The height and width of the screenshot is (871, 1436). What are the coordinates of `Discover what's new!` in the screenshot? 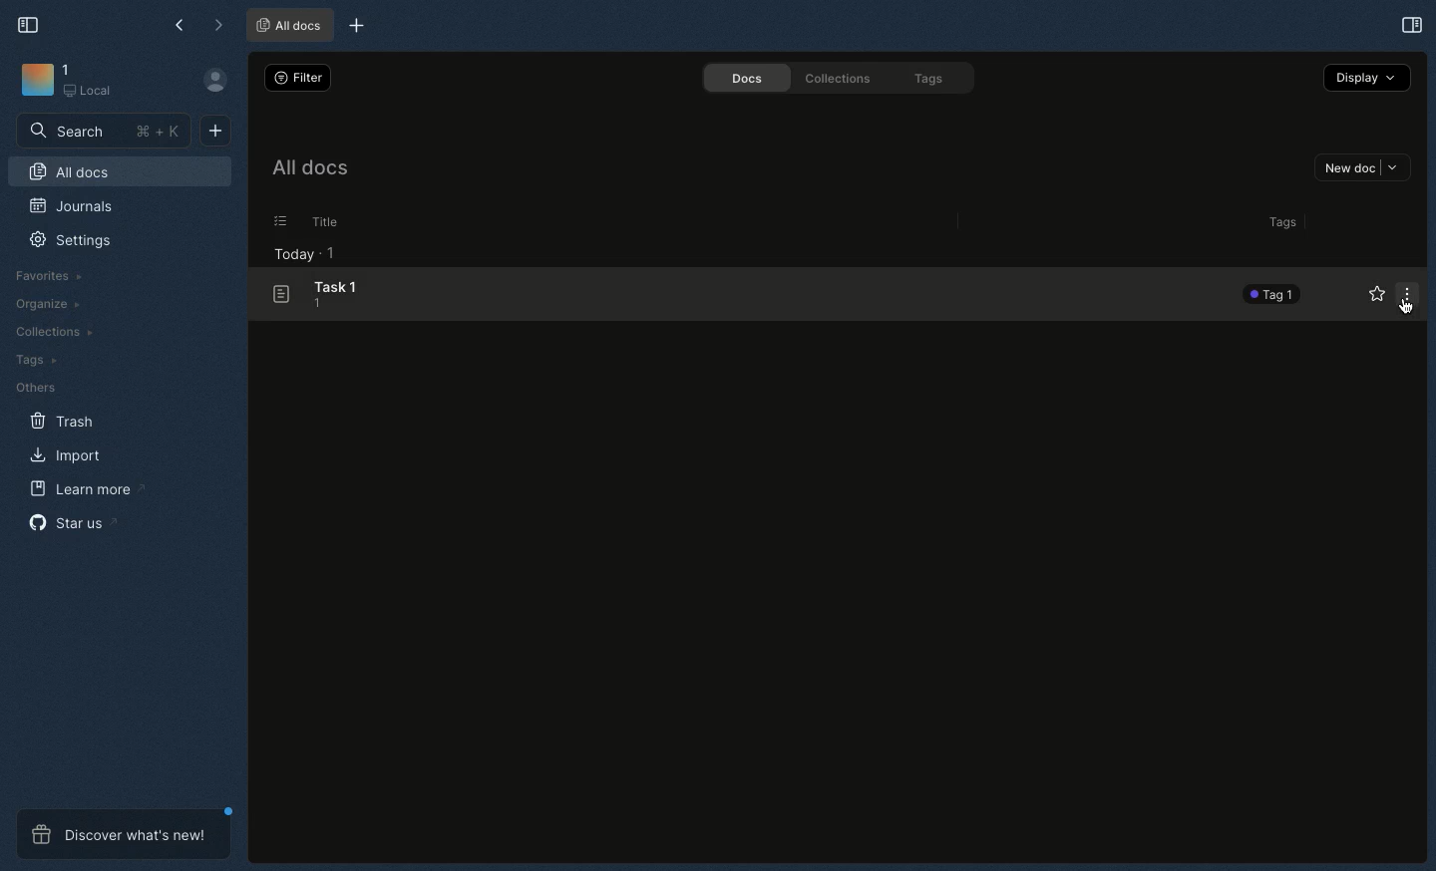 It's located at (121, 832).